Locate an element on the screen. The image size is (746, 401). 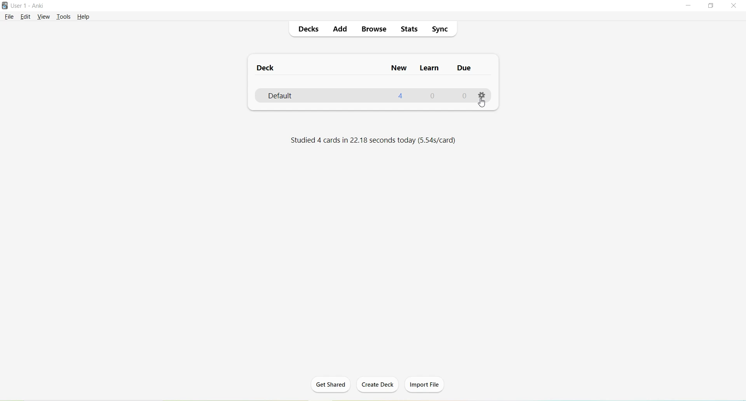
Logo is located at coordinates (5, 6).